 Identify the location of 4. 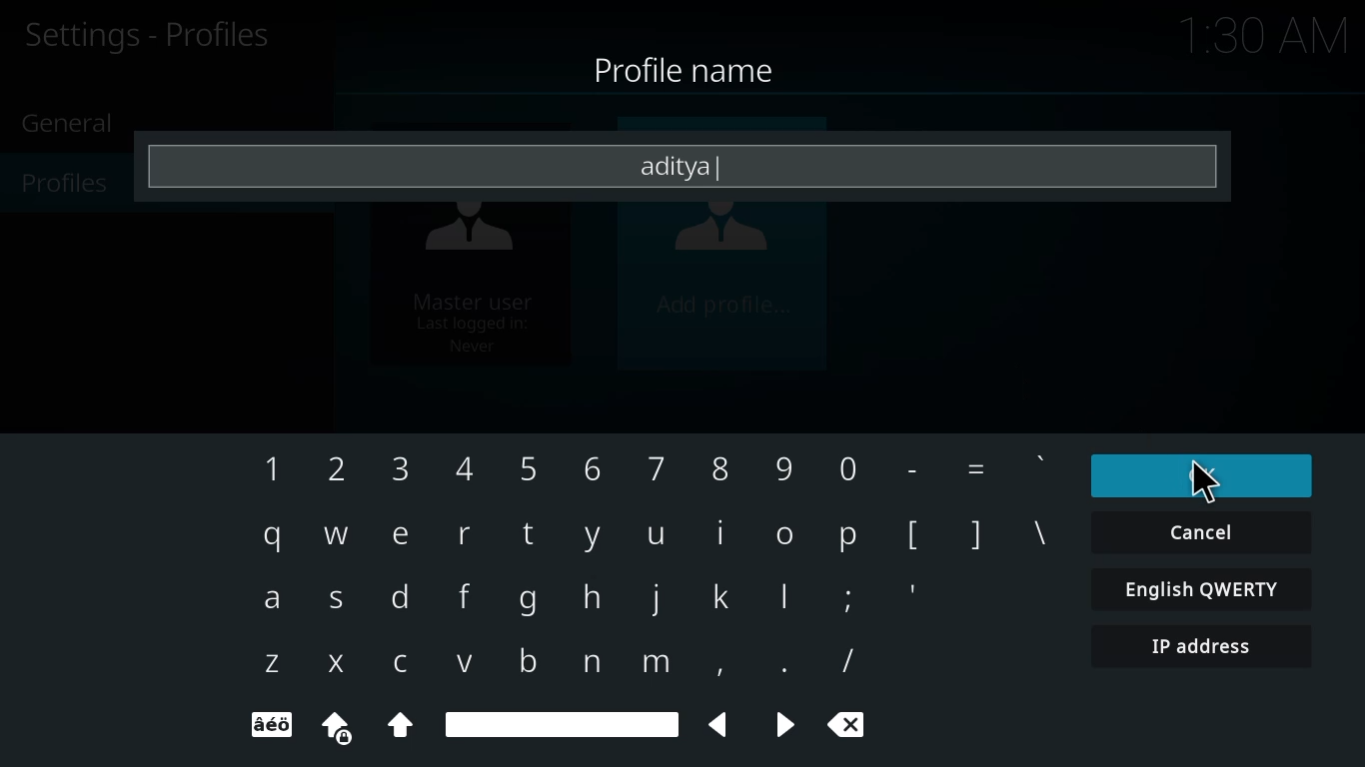
(462, 467).